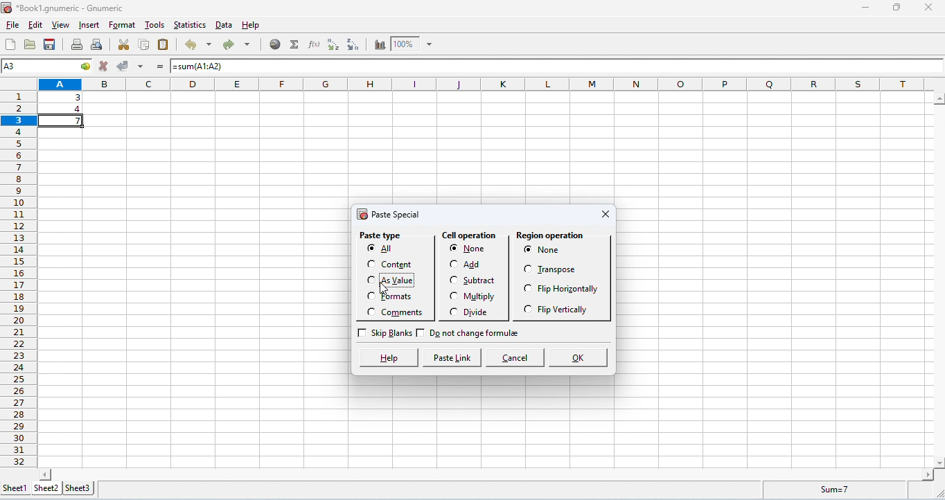 The height and width of the screenshot is (500, 945). What do you see at coordinates (454, 249) in the screenshot?
I see `Checkbox` at bounding box center [454, 249].